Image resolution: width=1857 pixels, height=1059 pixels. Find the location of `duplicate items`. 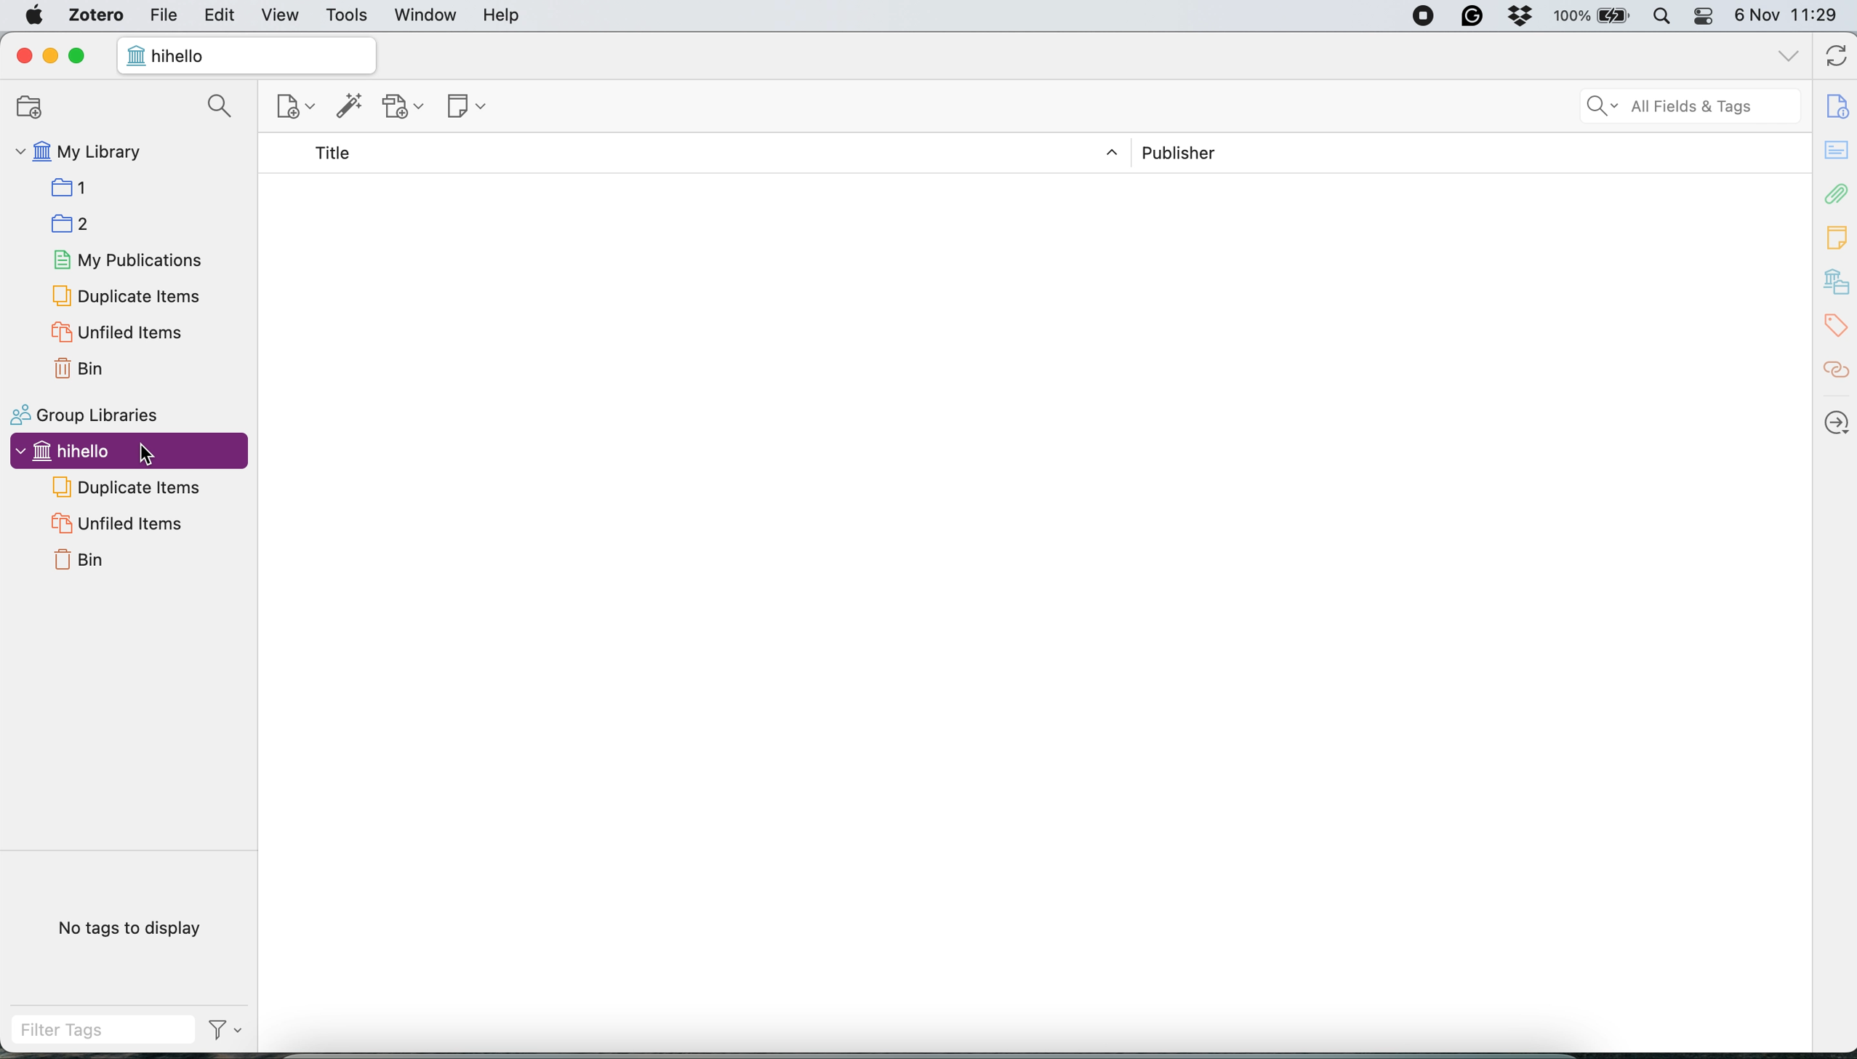

duplicate items is located at coordinates (133, 492).